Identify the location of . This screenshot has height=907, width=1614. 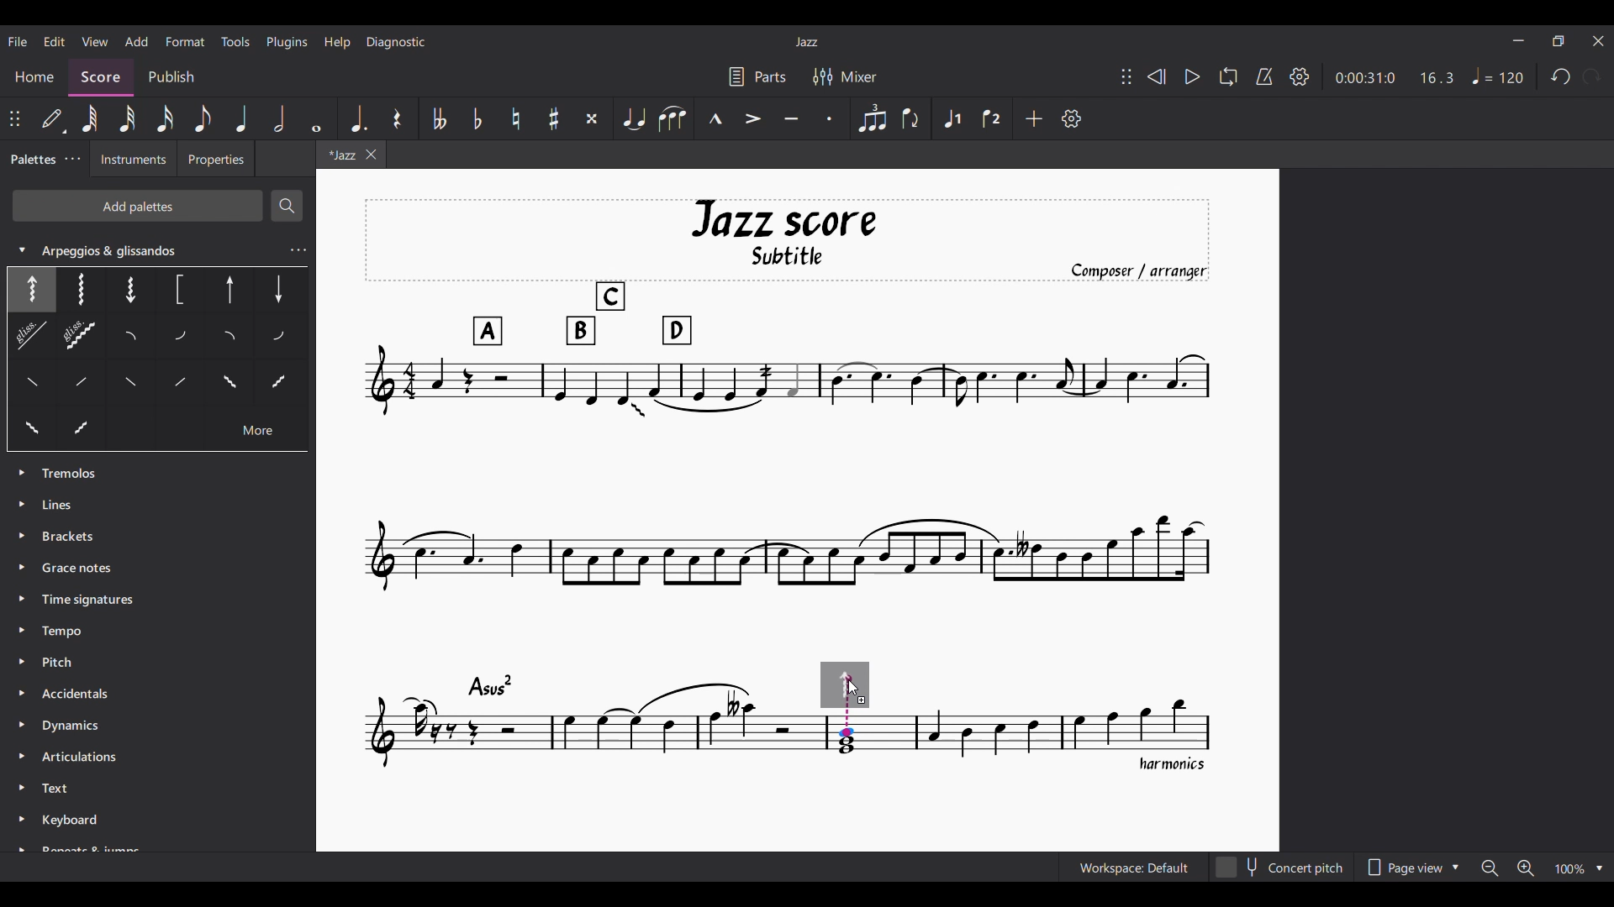
(131, 338).